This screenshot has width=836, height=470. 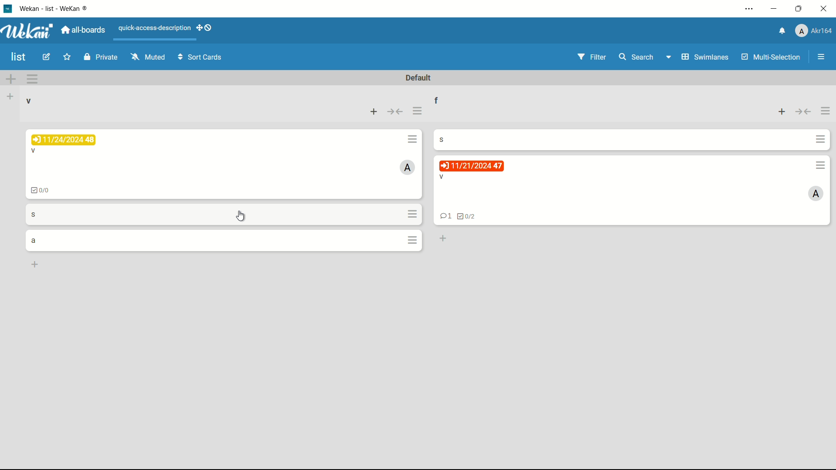 What do you see at coordinates (782, 112) in the screenshot?
I see `add card to top of list` at bounding box center [782, 112].